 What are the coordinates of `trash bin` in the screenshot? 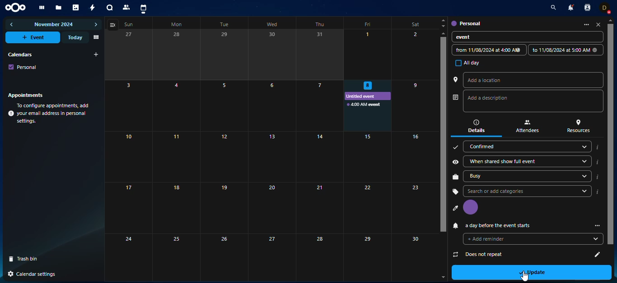 It's located at (27, 259).